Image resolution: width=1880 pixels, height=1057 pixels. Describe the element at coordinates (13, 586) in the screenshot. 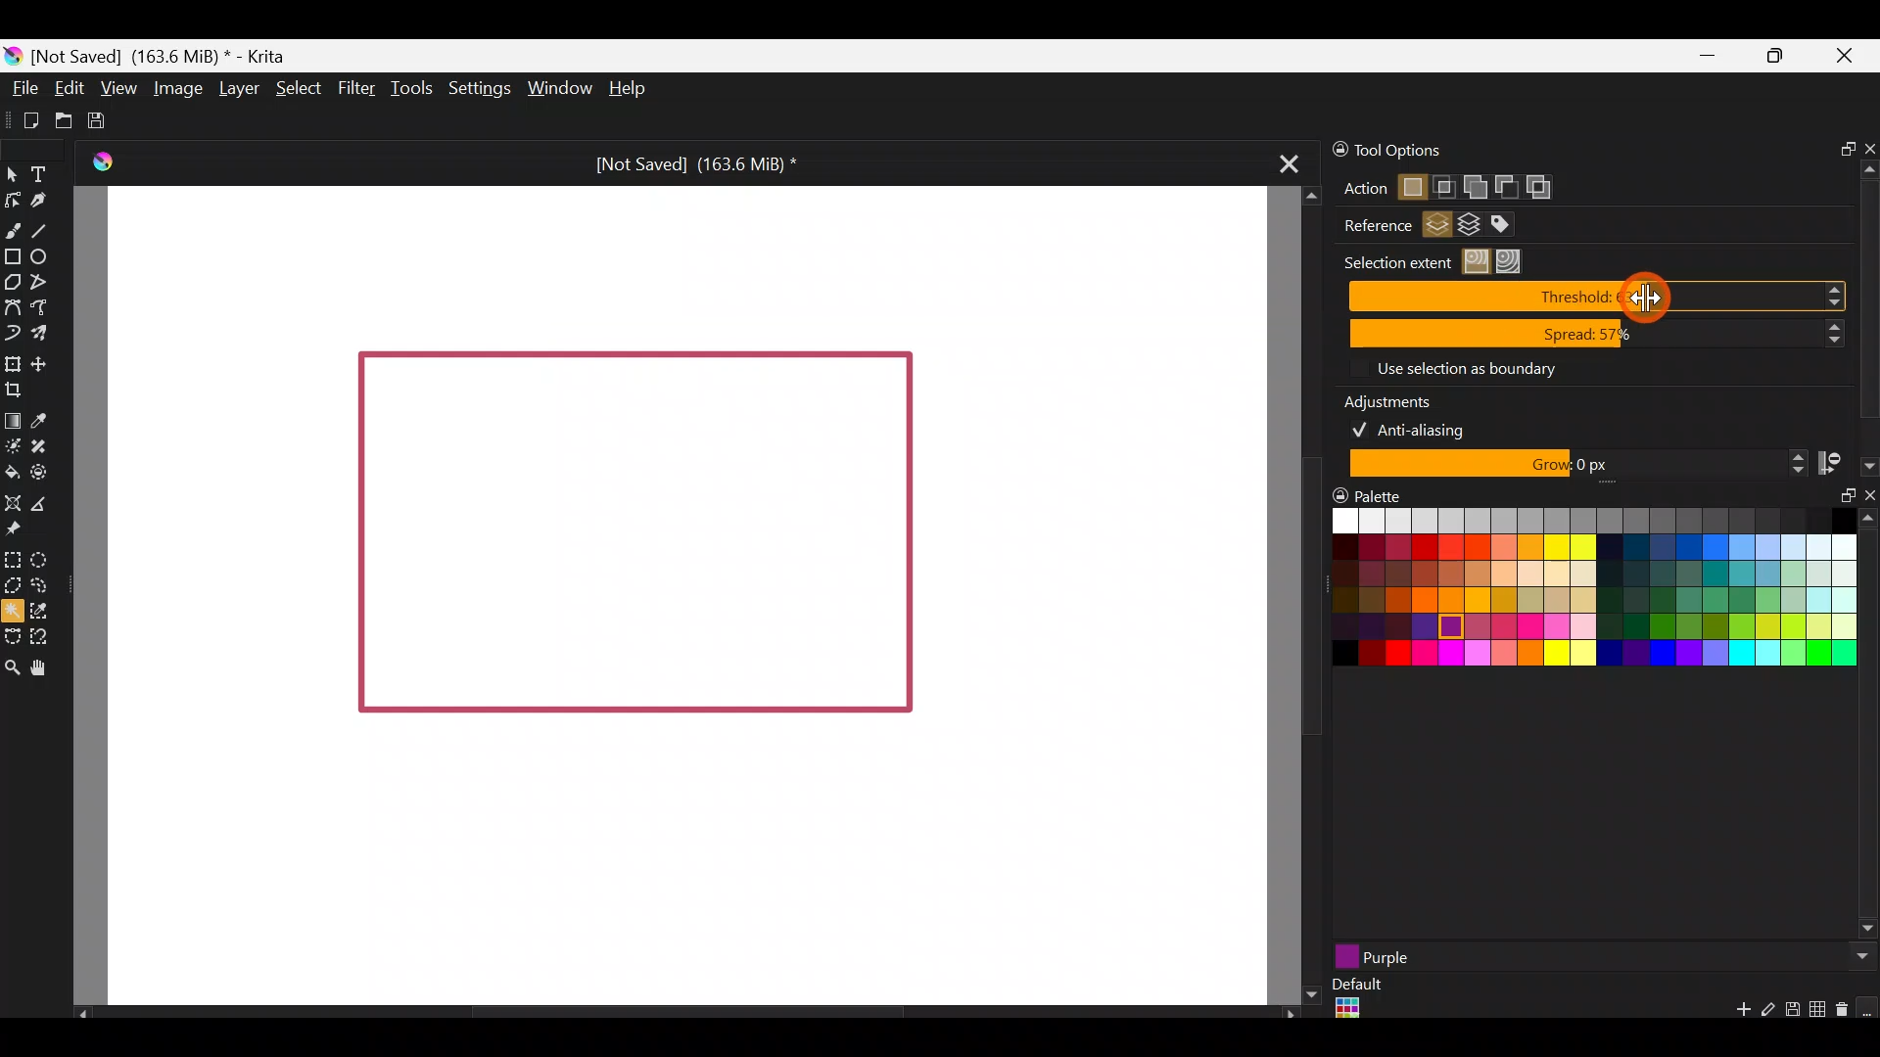

I see `Polygonal section tool` at that location.